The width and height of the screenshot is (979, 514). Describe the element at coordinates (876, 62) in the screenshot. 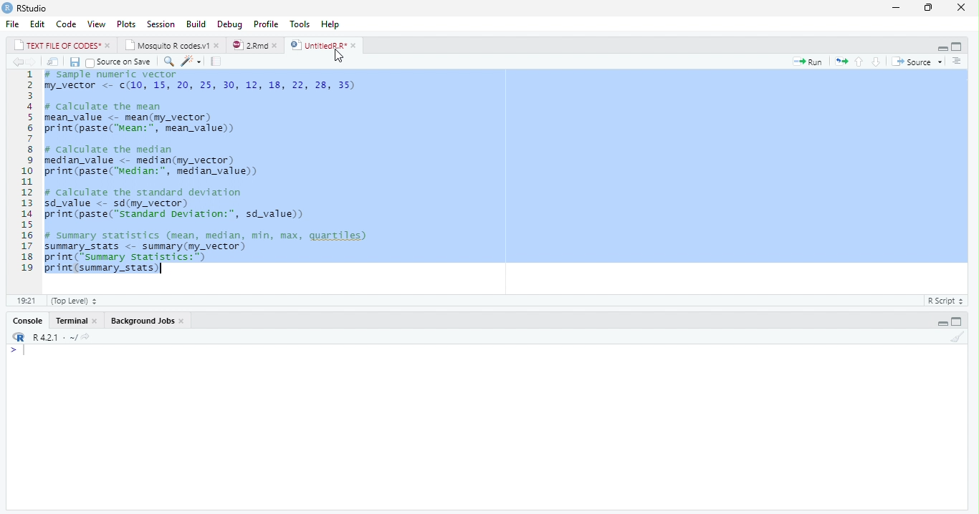

I see `next section` at that location.